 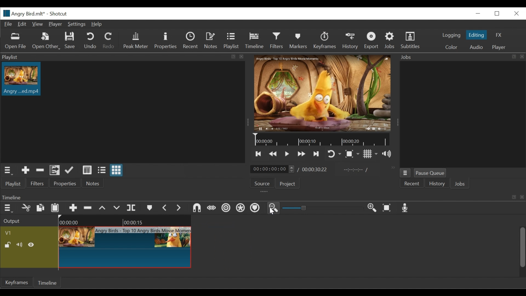 What do you see at coordinates (388, 209) in the screenshot?
I see `Zoom timeline to fit` at bounding box center [388, 209].